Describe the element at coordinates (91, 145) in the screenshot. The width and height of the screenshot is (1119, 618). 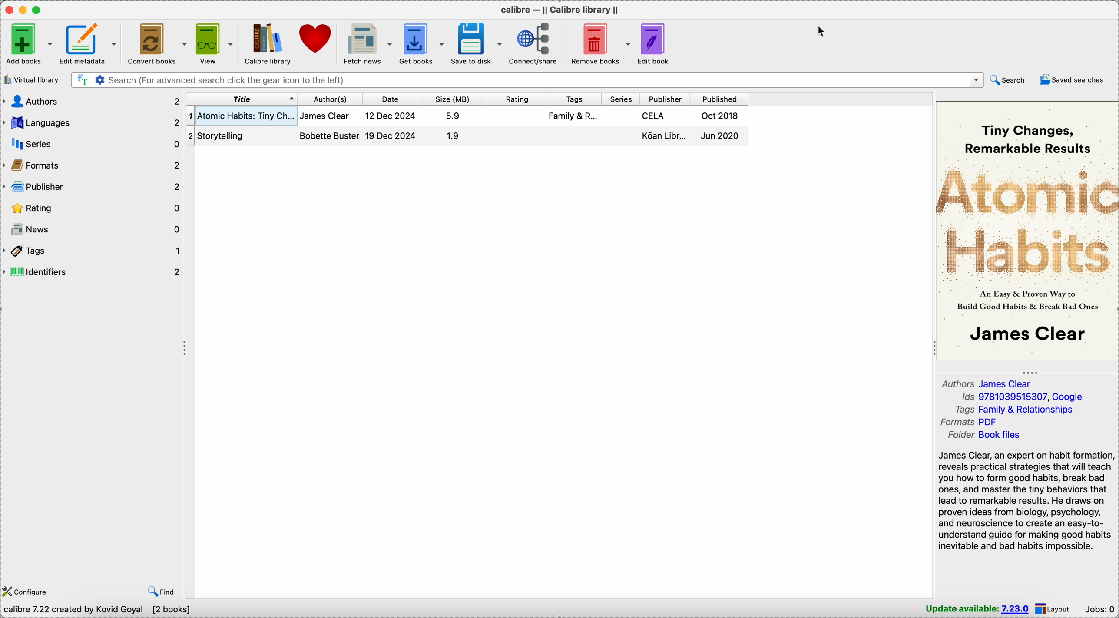
I see `series` at that location.